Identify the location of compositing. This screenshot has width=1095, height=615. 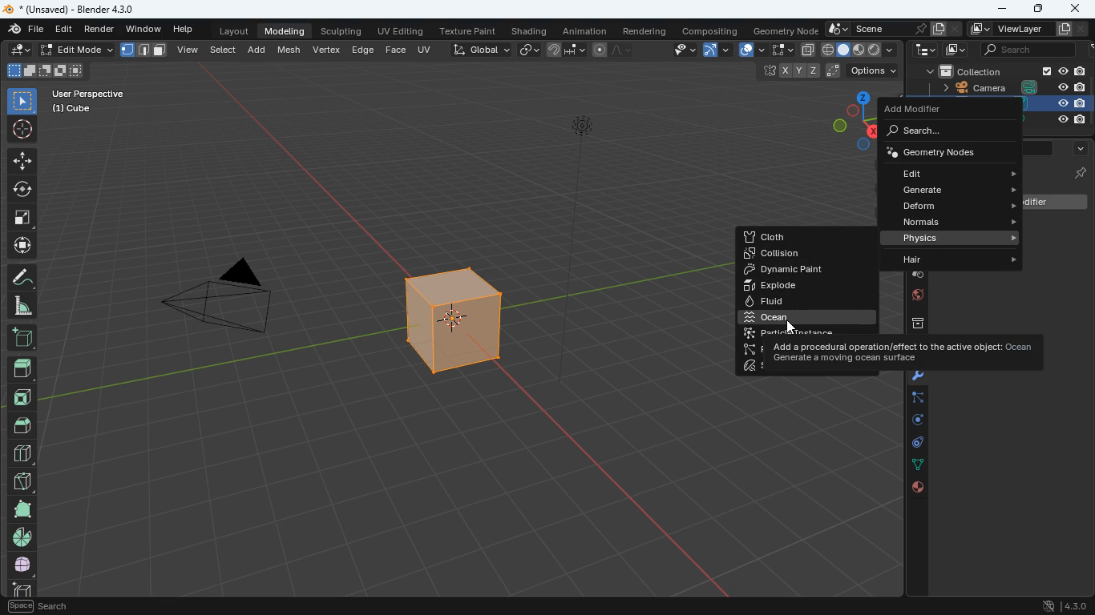
(711, 29).